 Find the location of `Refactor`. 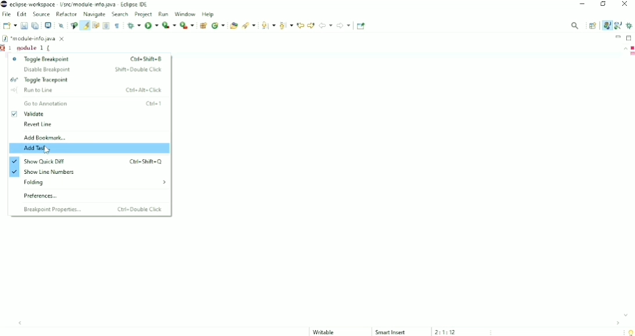

Refactor is located at coordinates (66, 14).